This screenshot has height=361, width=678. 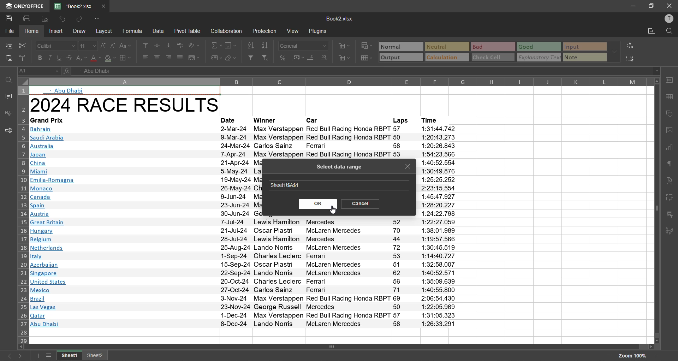 I want to click on orientation, so click(x=195, y=45).